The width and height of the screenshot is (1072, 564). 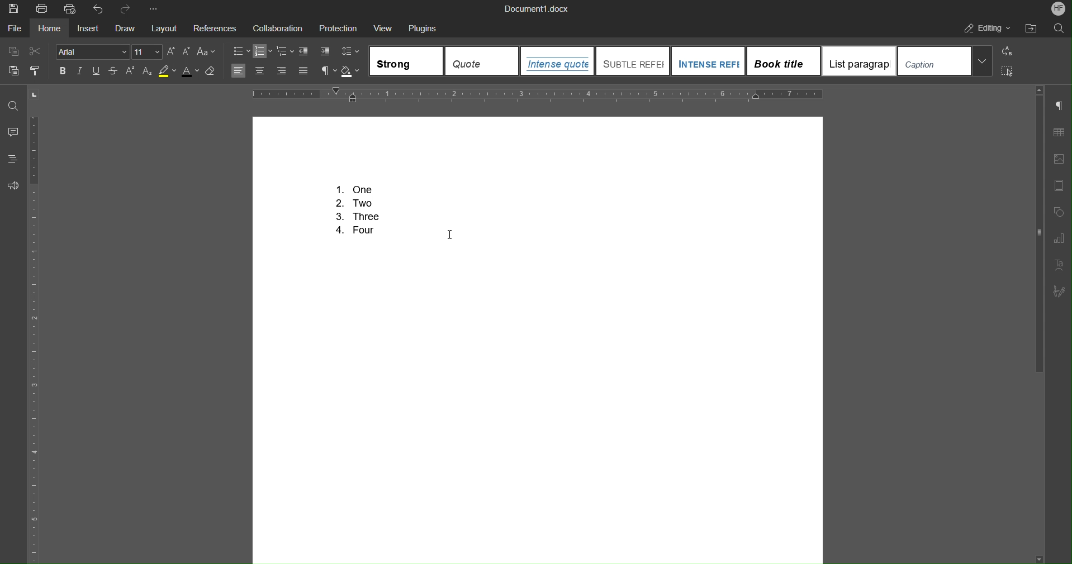 What do you see at coordinates (1058, 132) in the screenshot?
I see `Table` at bounding box center [1058, 132].